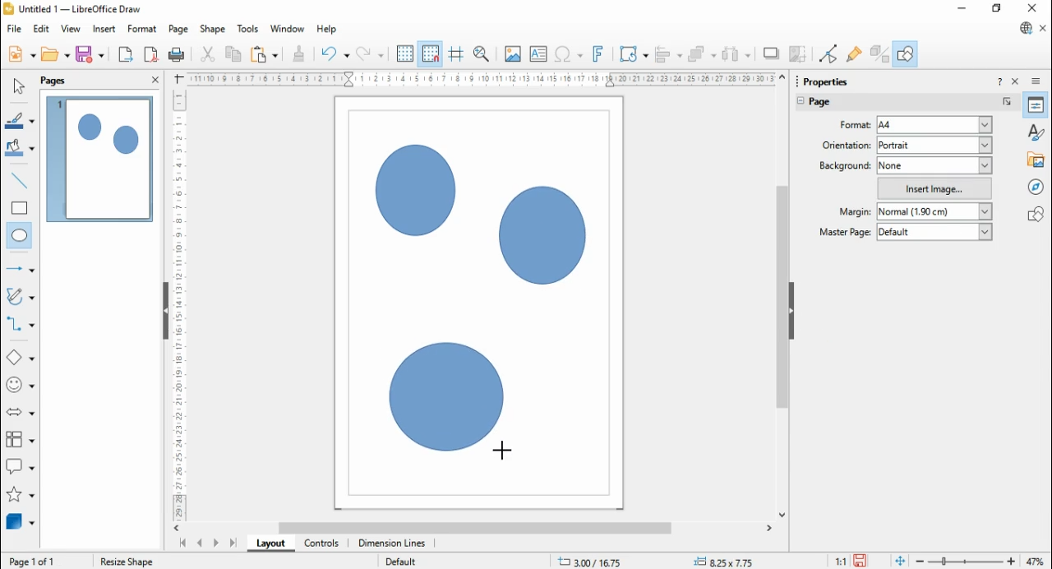  I want to click on shapes, so click(1038, 213).